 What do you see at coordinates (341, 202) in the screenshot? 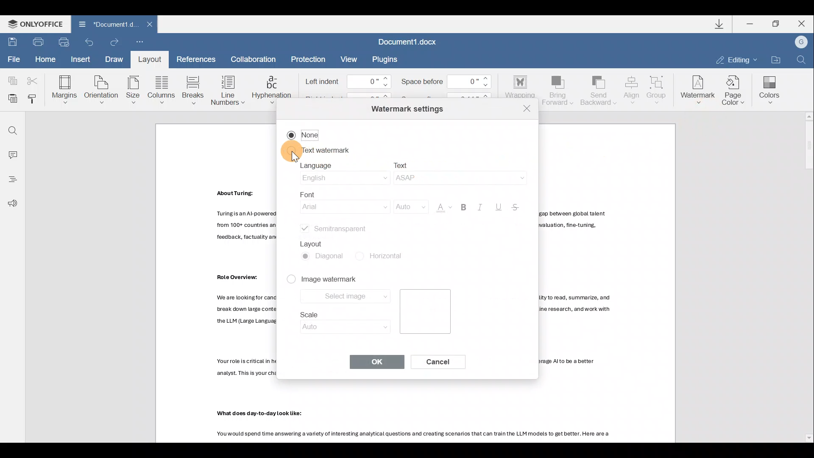
I see `Font name` at bounding box center [341, 202].